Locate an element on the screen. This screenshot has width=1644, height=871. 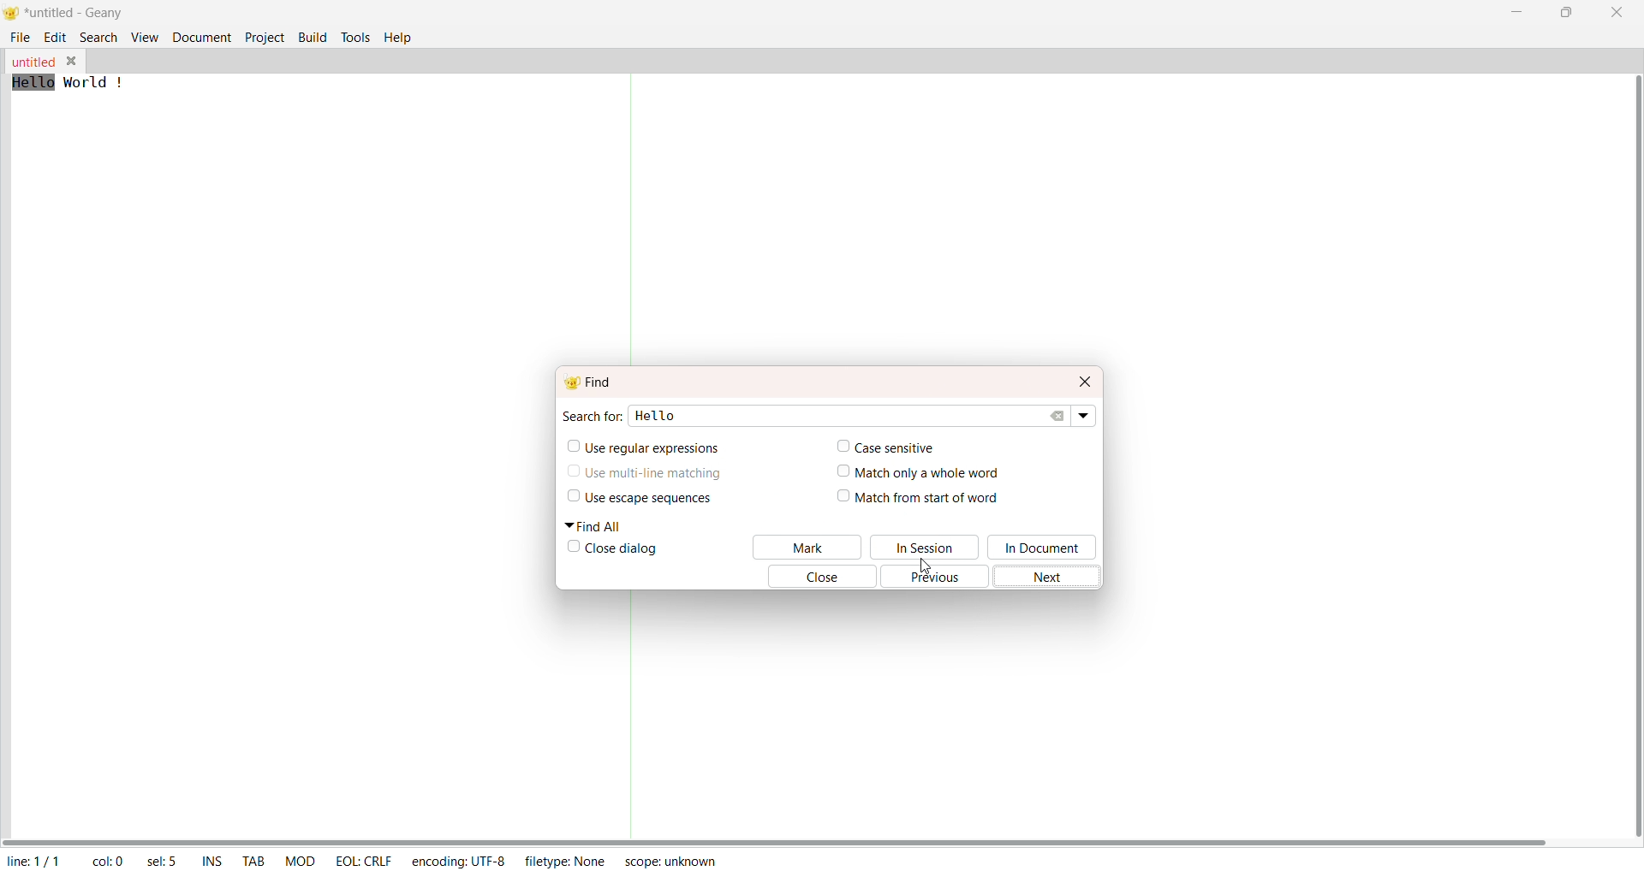
EOL: CRLF is located at coordinates (365, 859).